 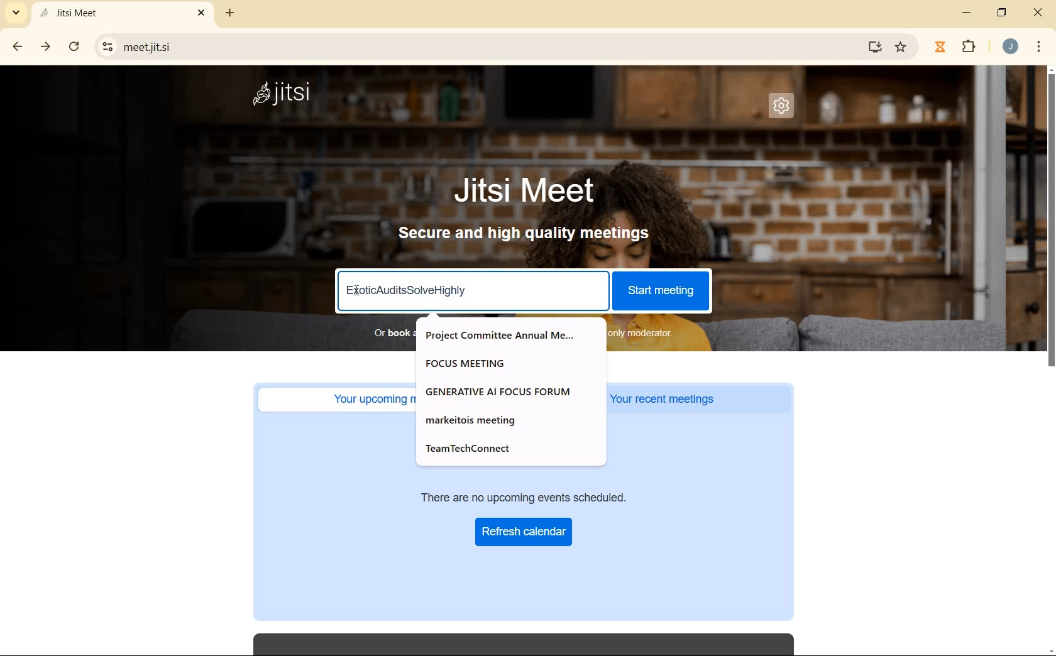 I want to click on markeitois meeting, so click(x=480, y=419).